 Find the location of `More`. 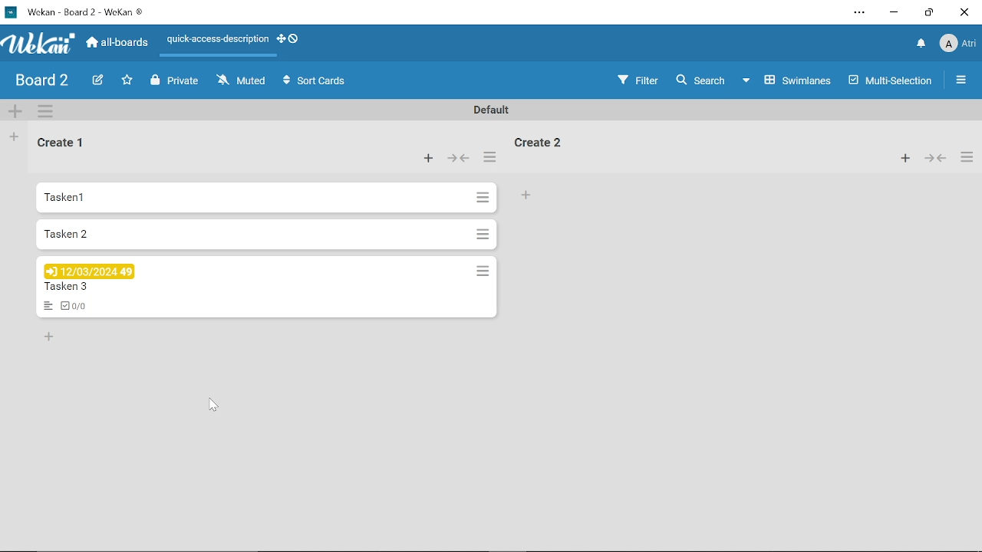

More is located at coordinates (959, 80).